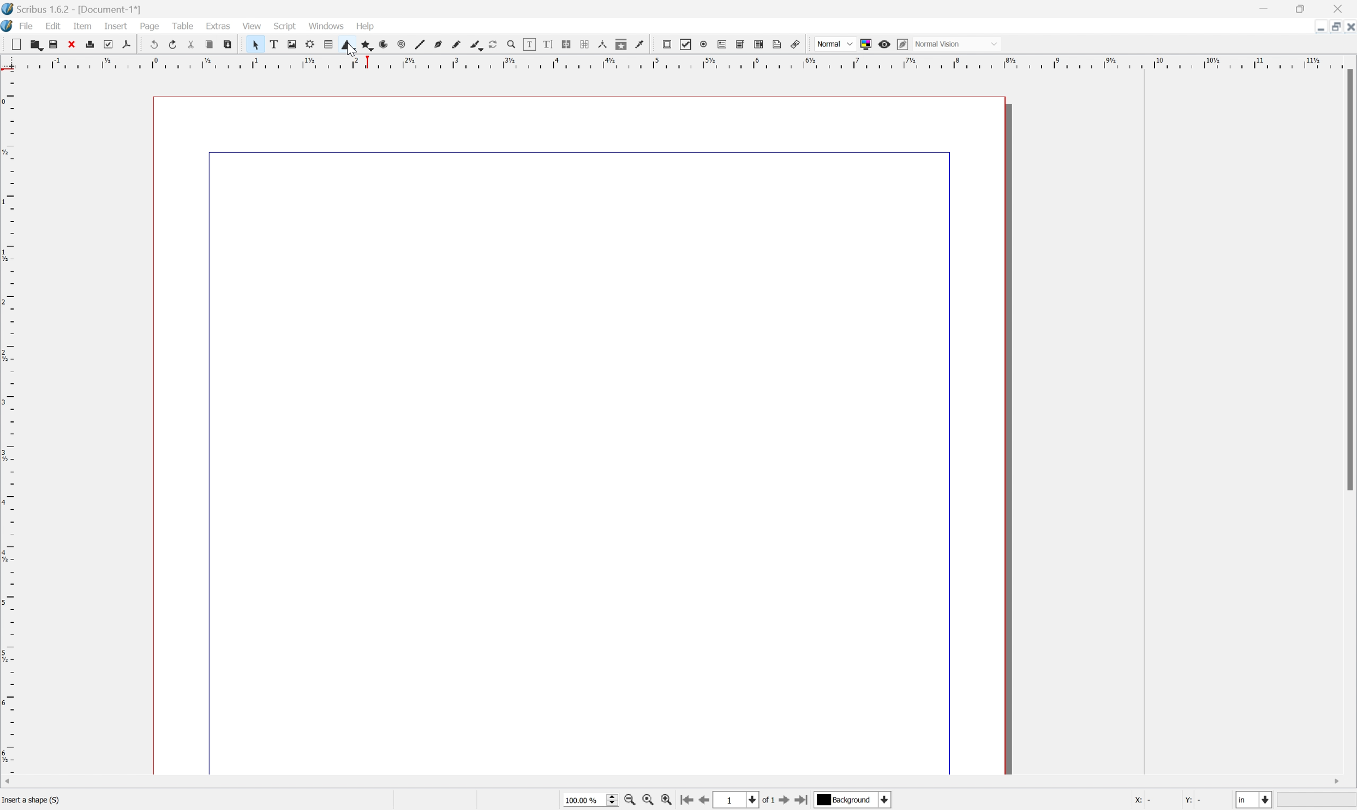 Image resolution: width=1357 pixels, height=810 pixels. Describe the element at coordinates (171, 44) in the screenshot. I see `Redo` at that location.